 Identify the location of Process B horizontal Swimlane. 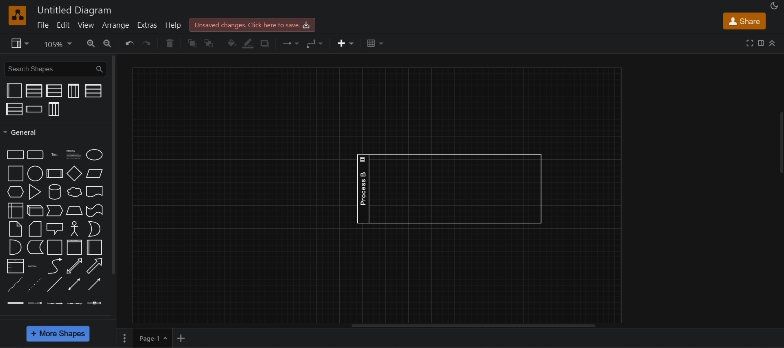
(450, 188).